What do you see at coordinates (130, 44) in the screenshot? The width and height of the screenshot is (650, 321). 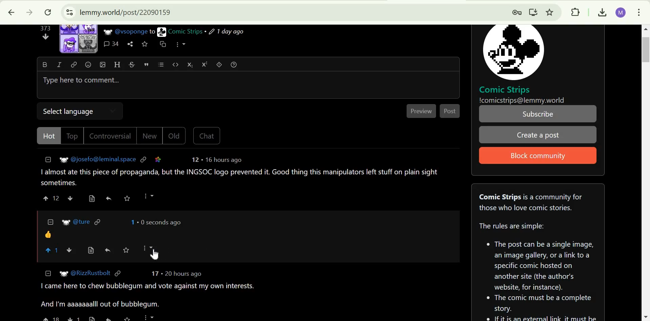 I see `share` at bounding box center [130, 44].